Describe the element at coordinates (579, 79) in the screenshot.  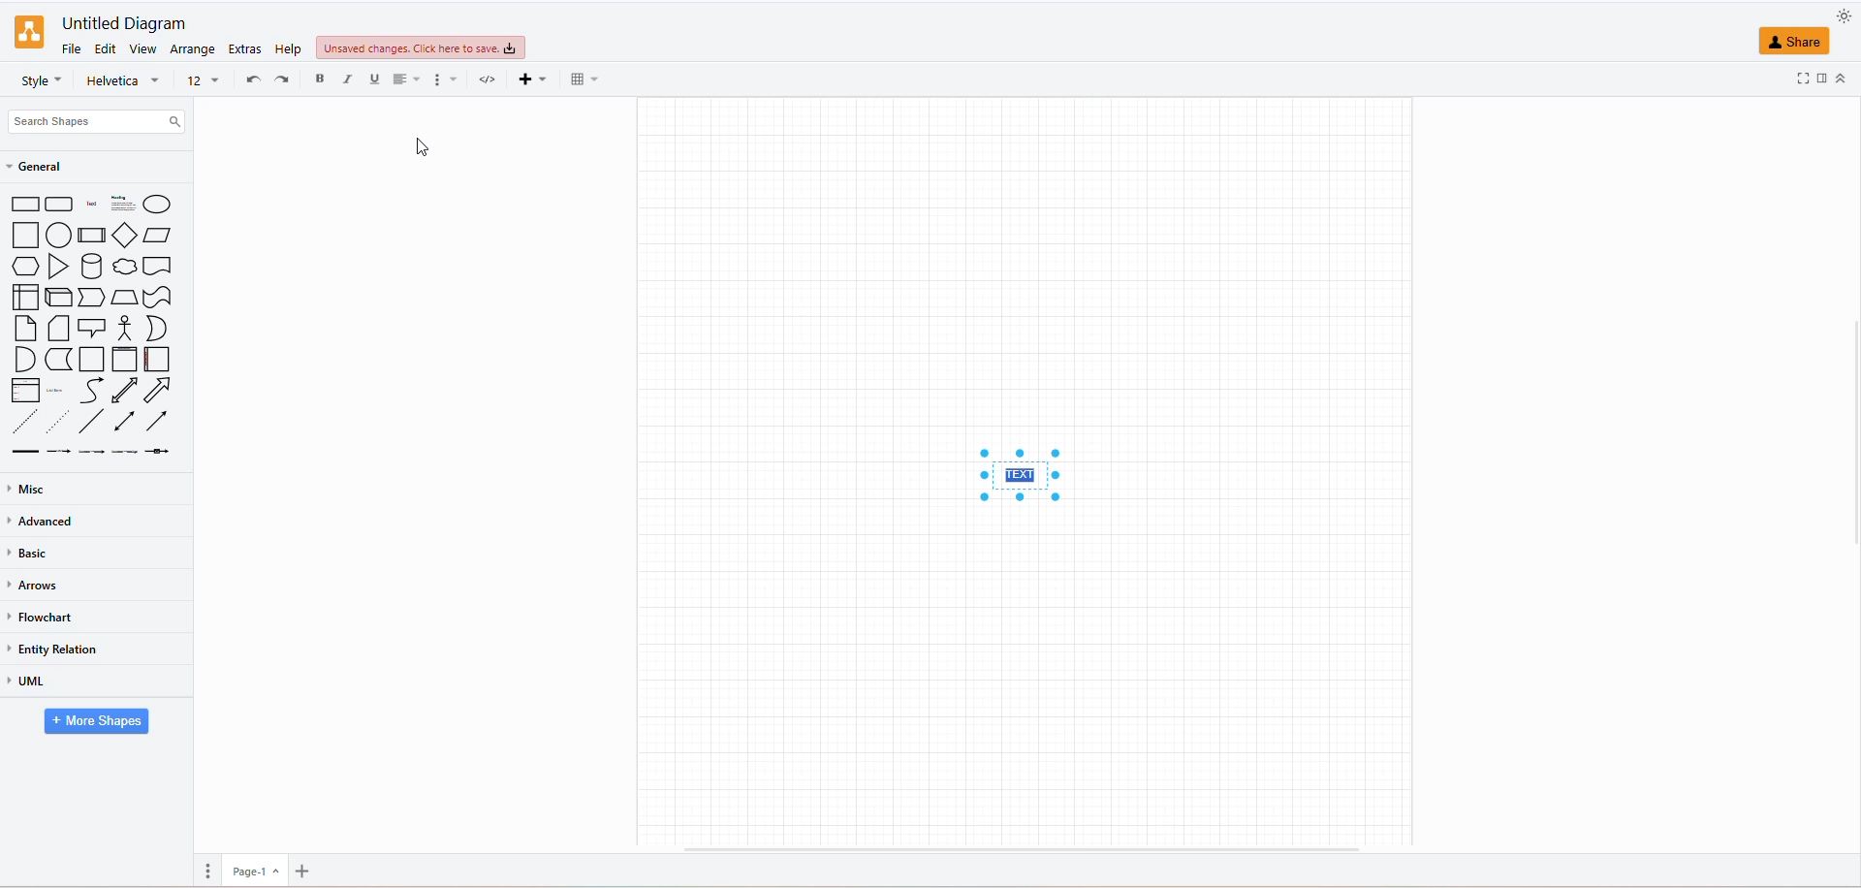
I see `table` at that location.